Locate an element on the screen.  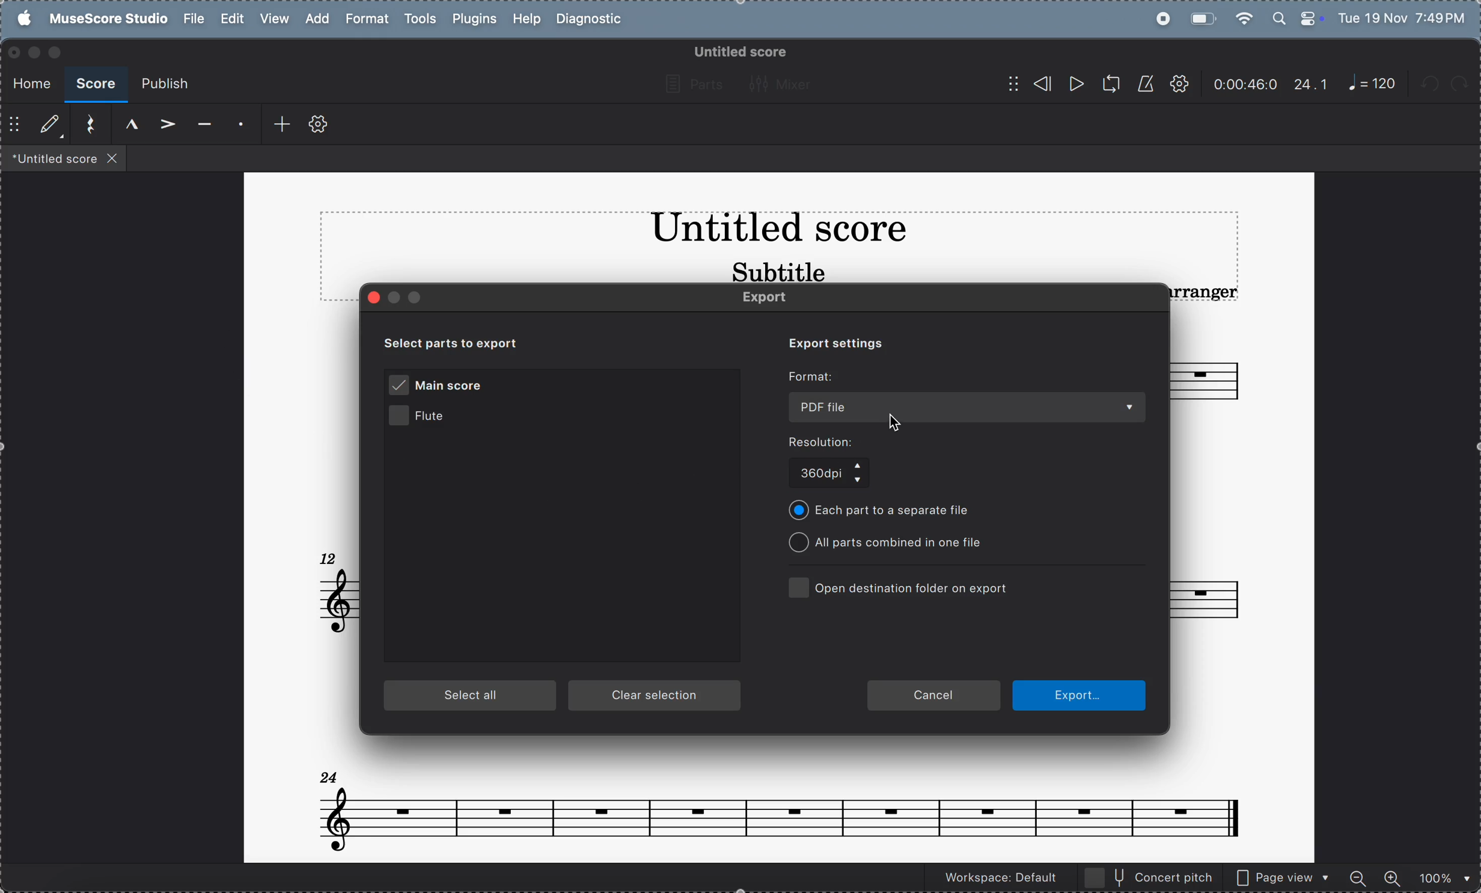
add is located at coordinates (315, 18).